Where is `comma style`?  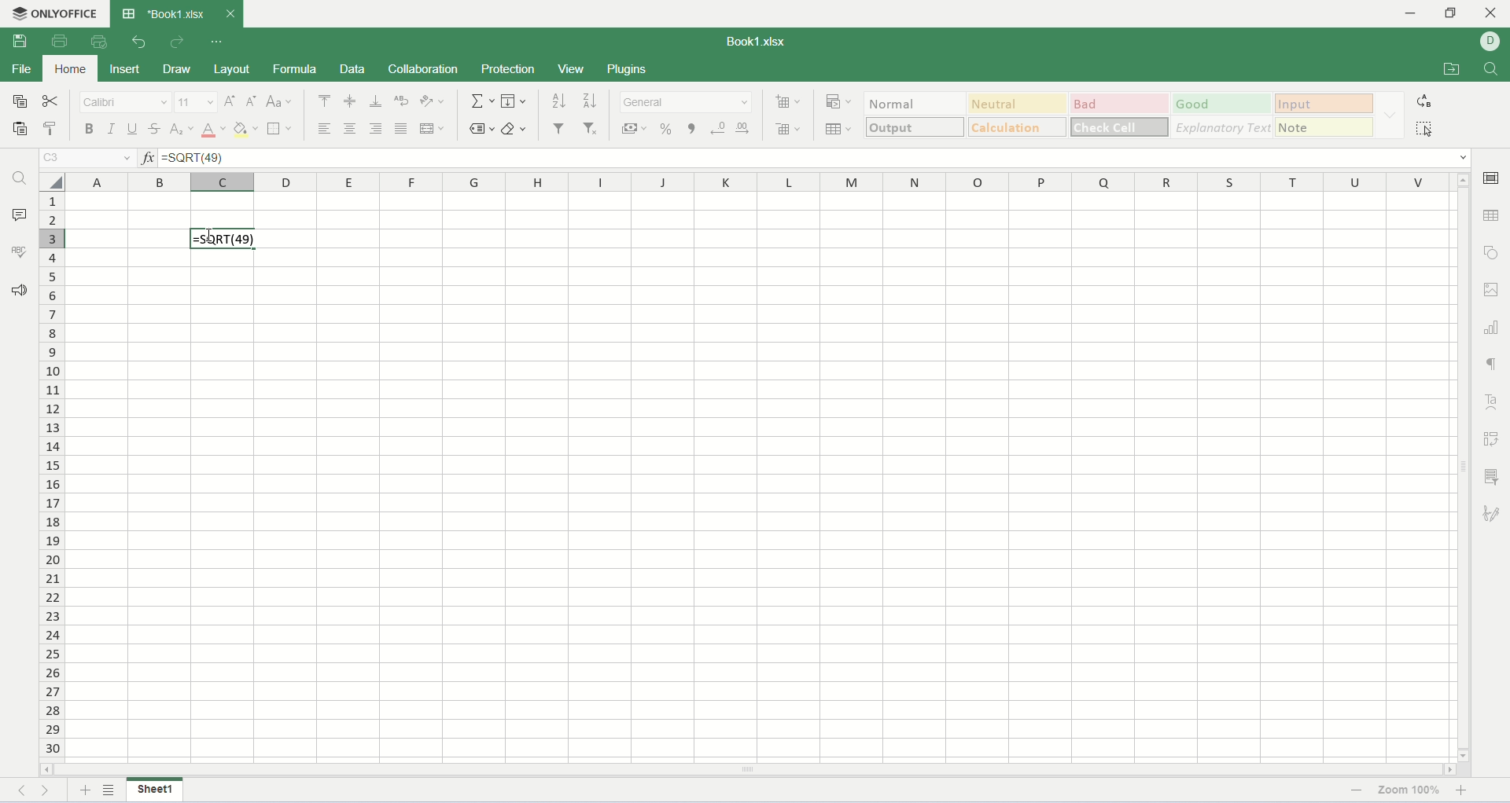 comma style is located at coordinates (694, 127).